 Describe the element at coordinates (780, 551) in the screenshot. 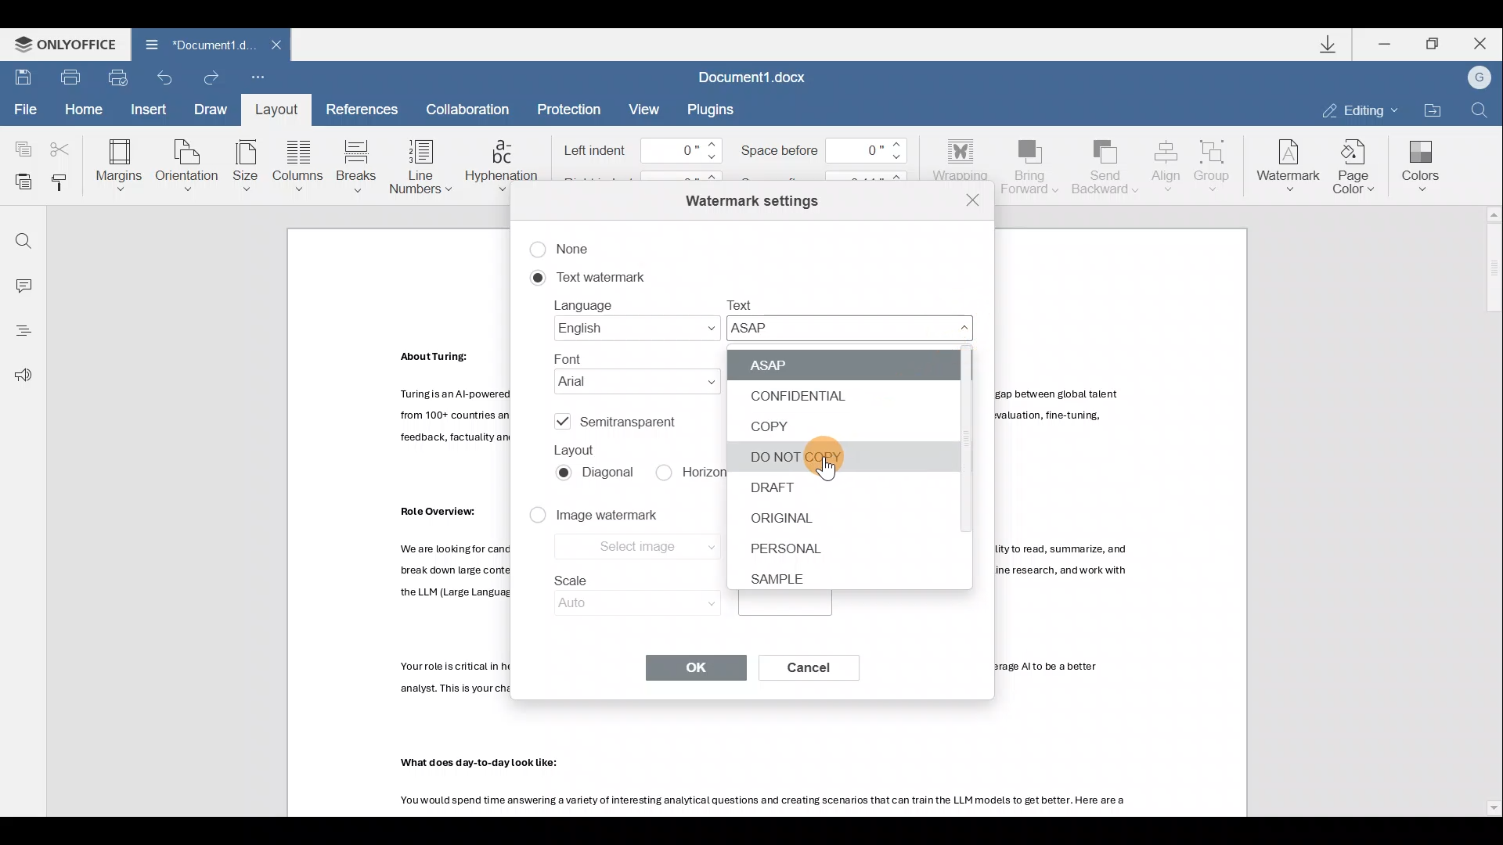

I see `PERSONAL` at that location.